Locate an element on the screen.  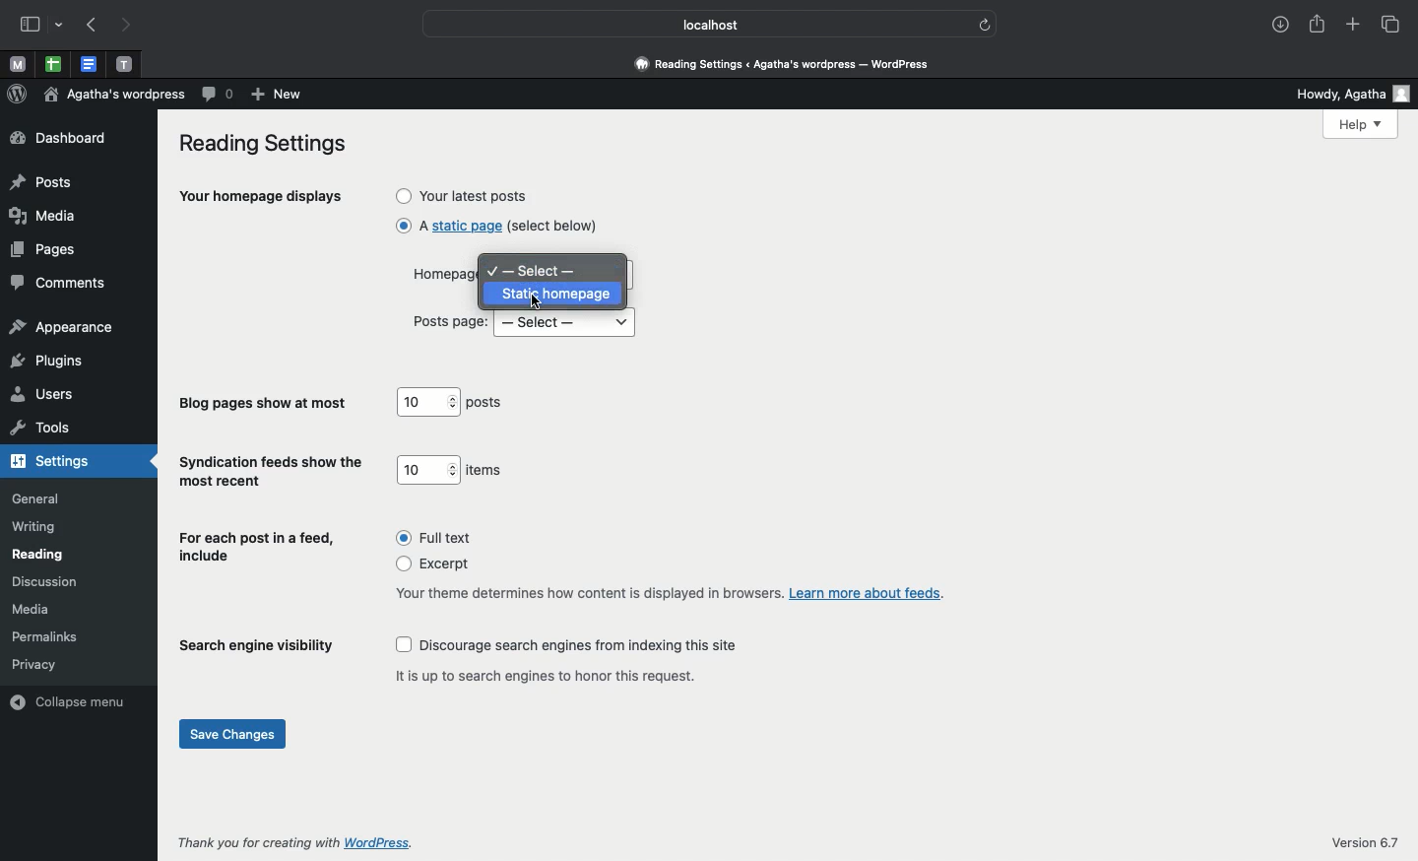
Next page is located at coordinates (129, 27).